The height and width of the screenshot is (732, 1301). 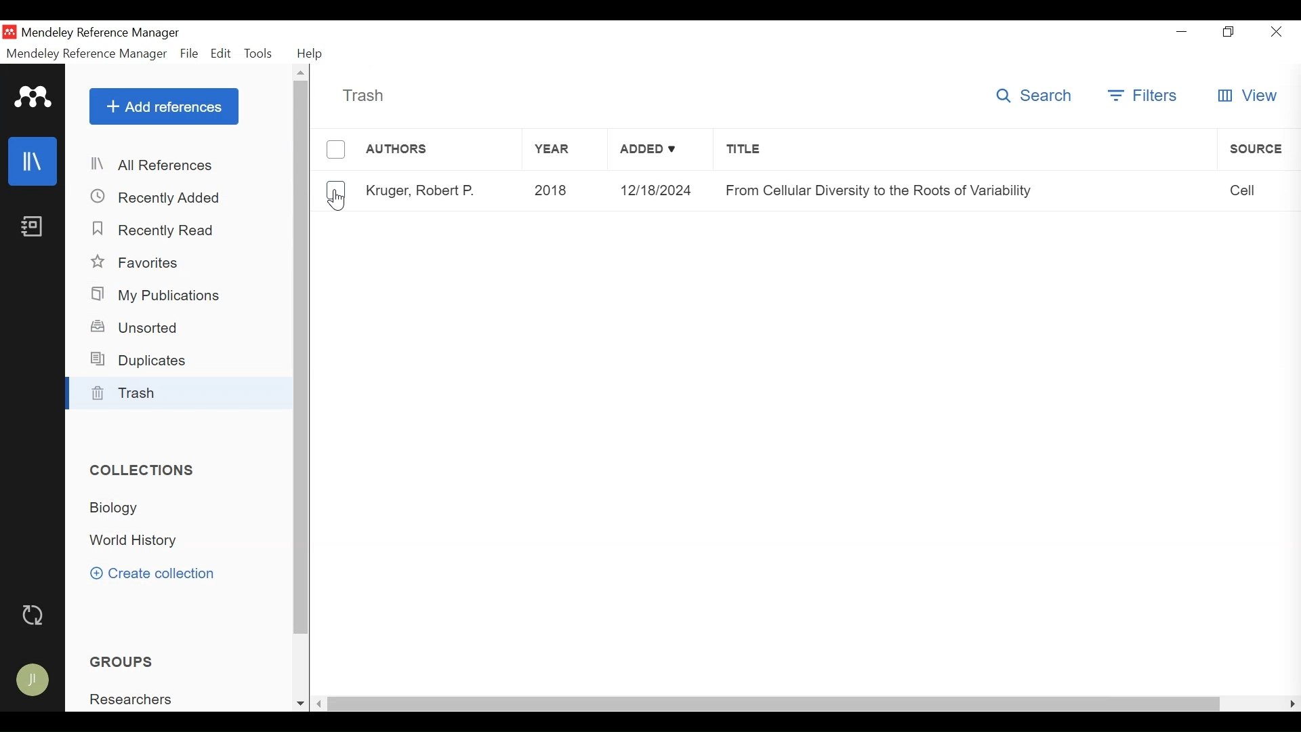 I want to click on Restore, so click(x=1227, y=33).